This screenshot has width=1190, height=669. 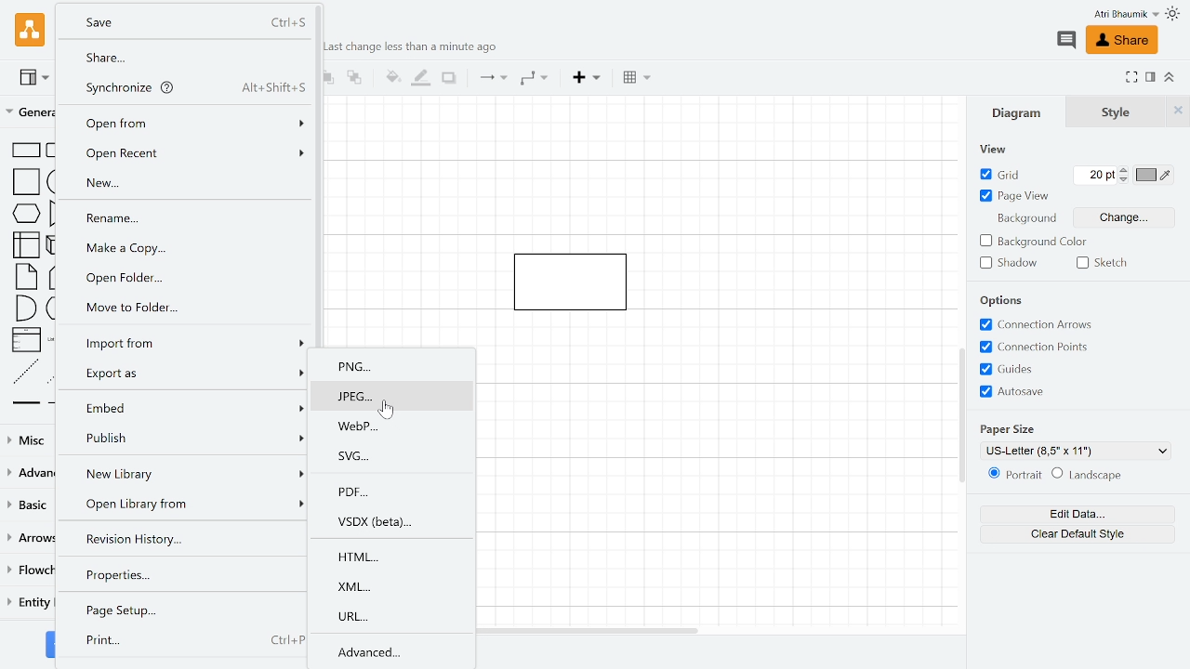 What do you see at coordinates (1013, 474) in the screenshot?
I see `Potrait` at bounding box center [1013, 474].